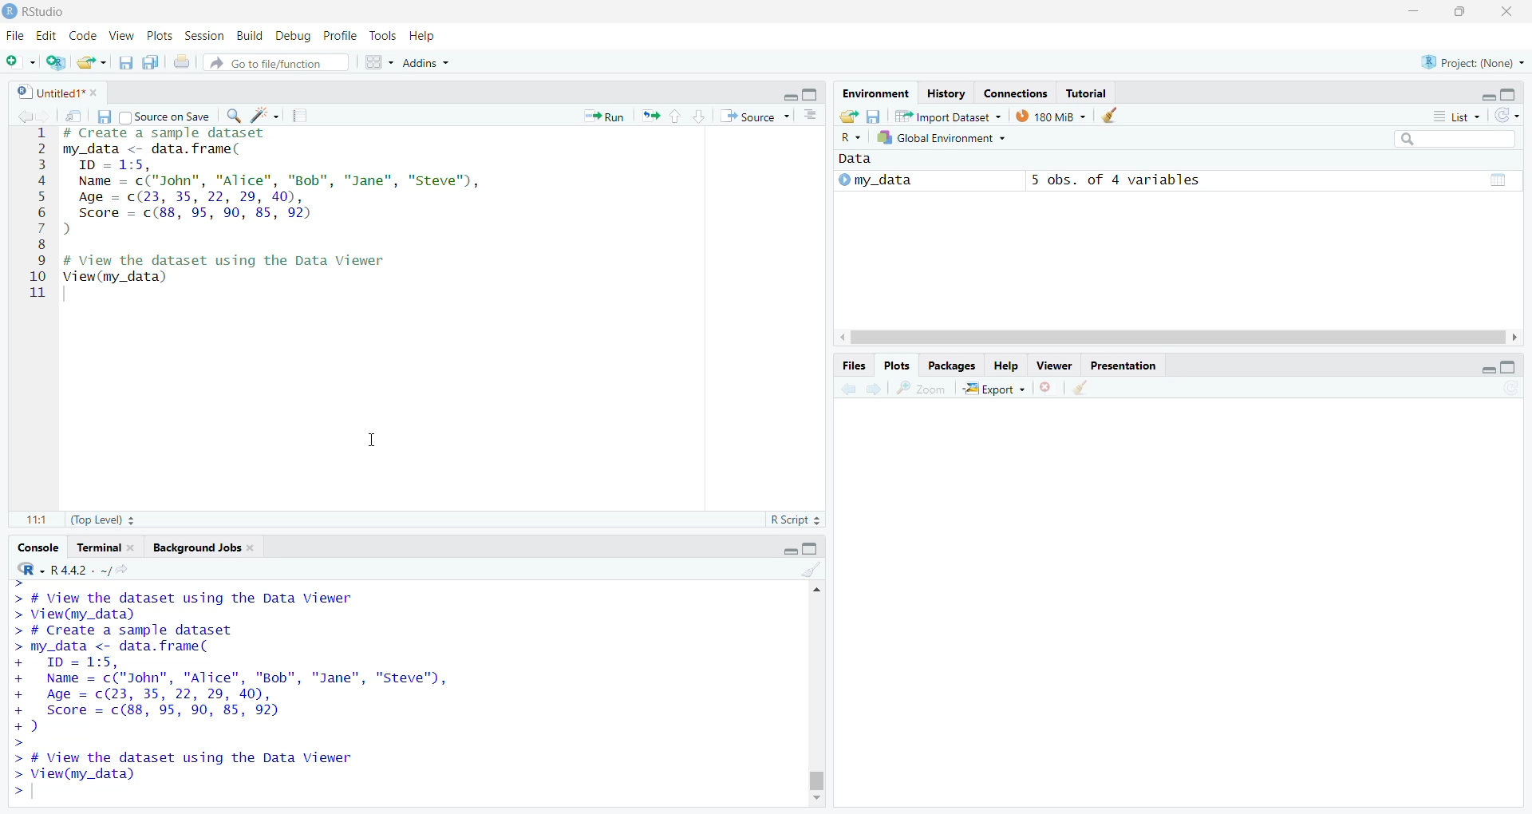 This screenshot has width=1532, height=814. I want to click on Plots, so click(160, 38).